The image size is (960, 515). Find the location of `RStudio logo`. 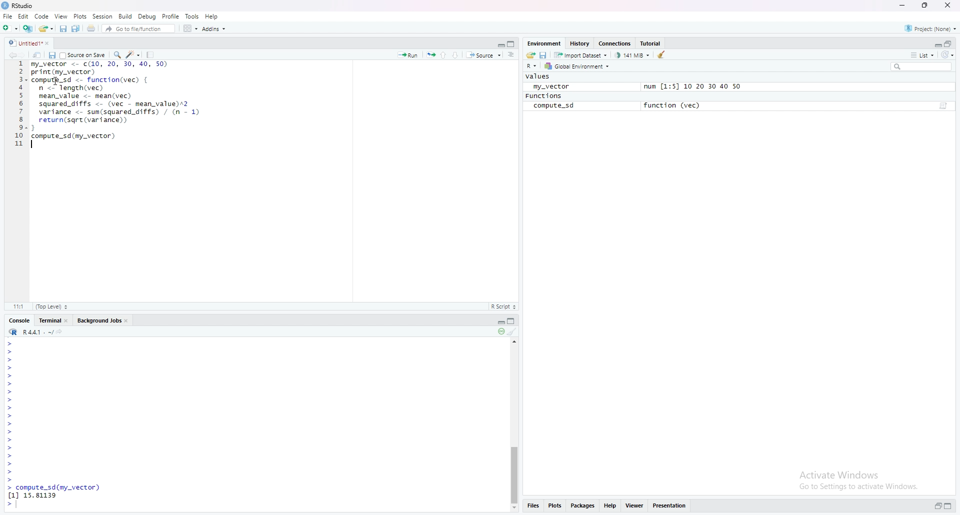

RStudio logo is located at coordinates (12, 43).